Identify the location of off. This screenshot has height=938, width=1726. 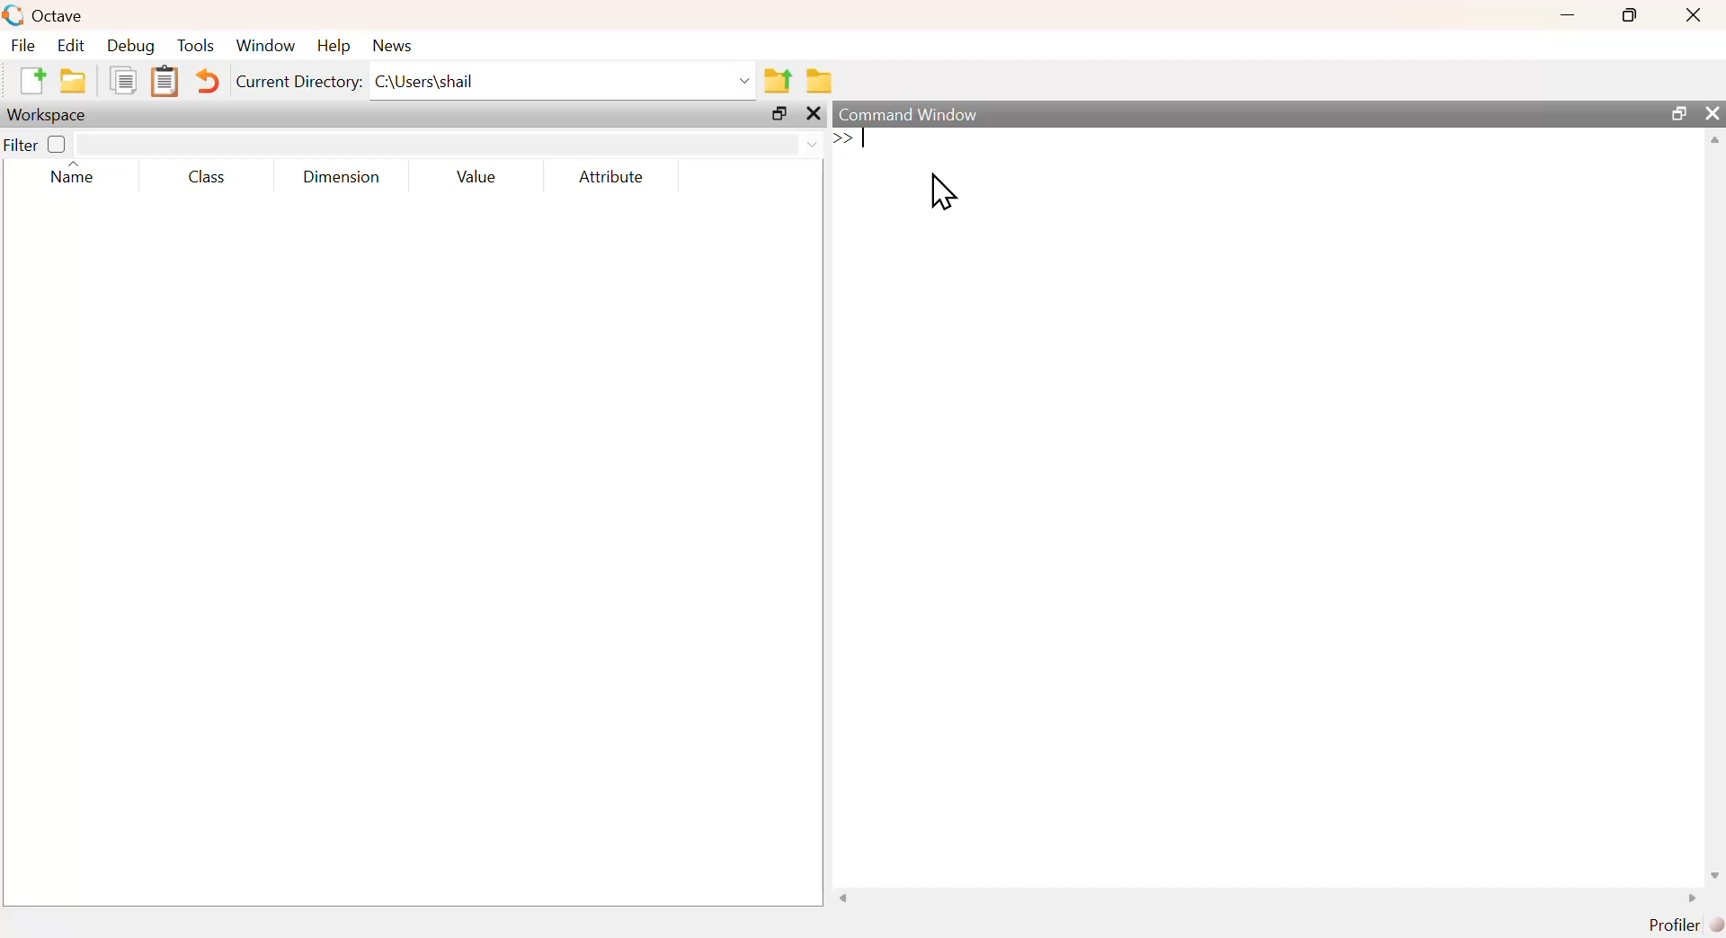
(58, 143).